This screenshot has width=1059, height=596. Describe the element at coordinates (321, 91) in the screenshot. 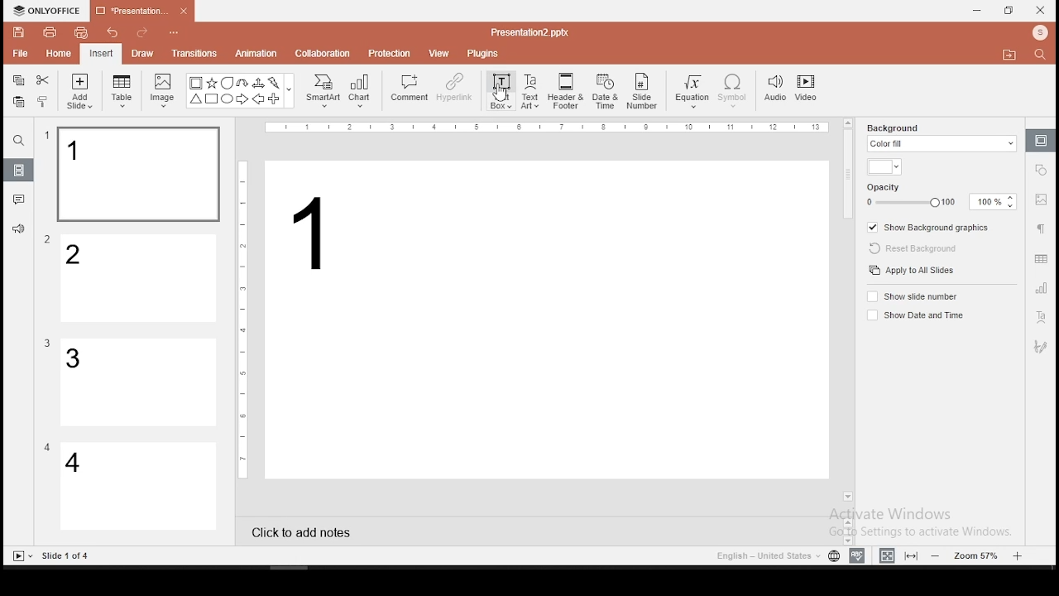

I see `smart` at that location.